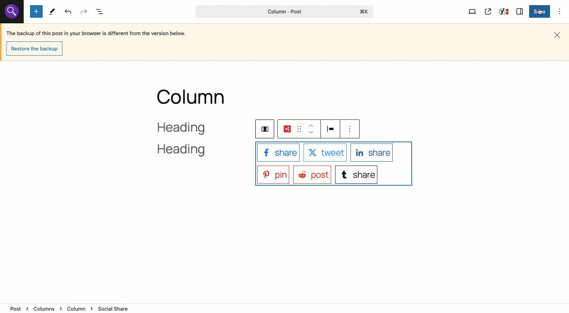 The width and height of the screenshot is (569, 313). I want to click on heading, so click(191, 140).